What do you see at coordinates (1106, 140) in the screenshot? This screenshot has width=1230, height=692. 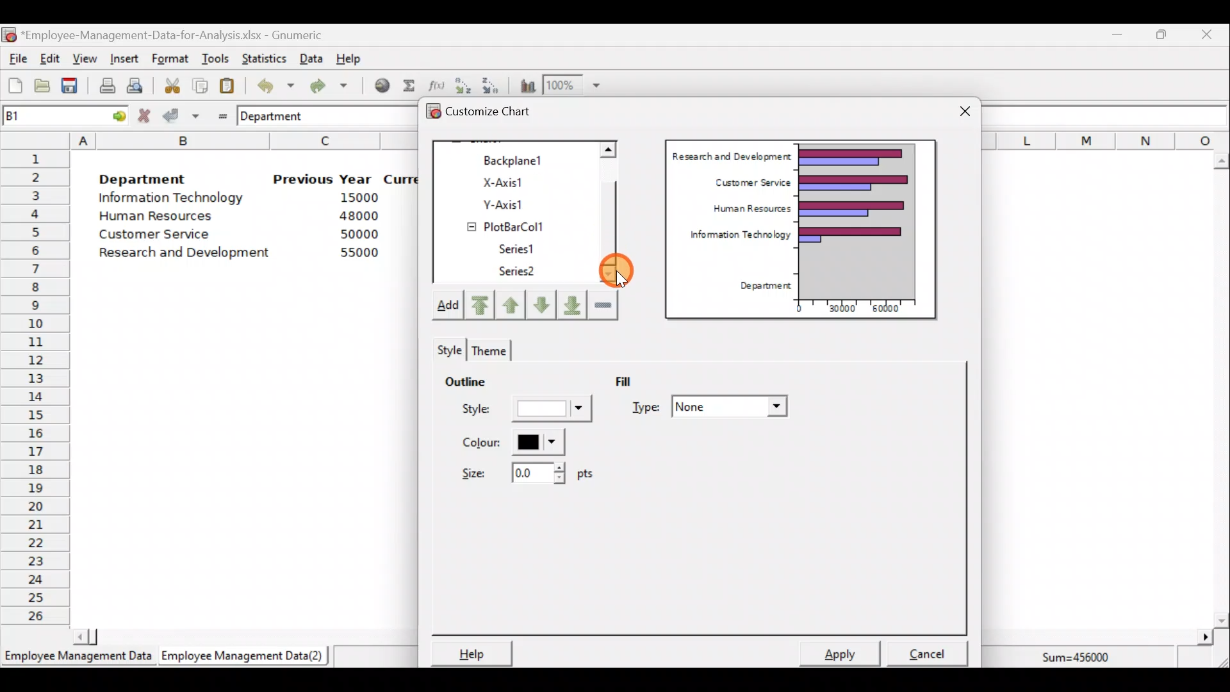 I see `Columns` at bounding box center [1106, 140].